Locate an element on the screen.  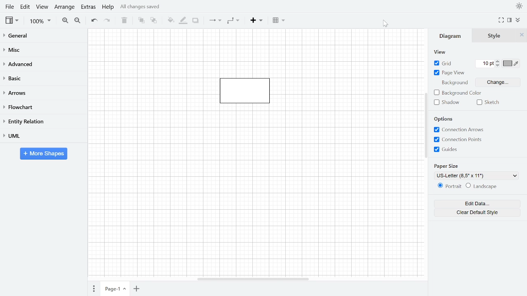
Shadow is located at coordinates (447, 103).